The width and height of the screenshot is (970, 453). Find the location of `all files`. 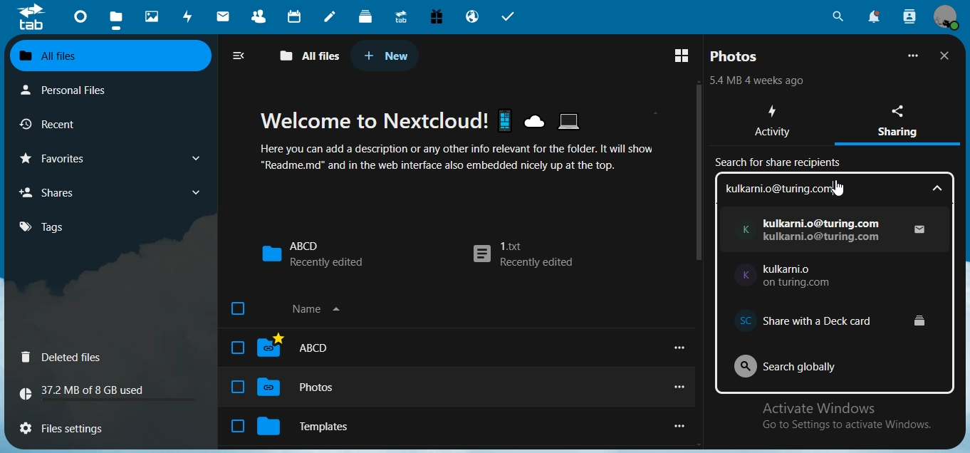

all files is located at coordinates (311, 56).